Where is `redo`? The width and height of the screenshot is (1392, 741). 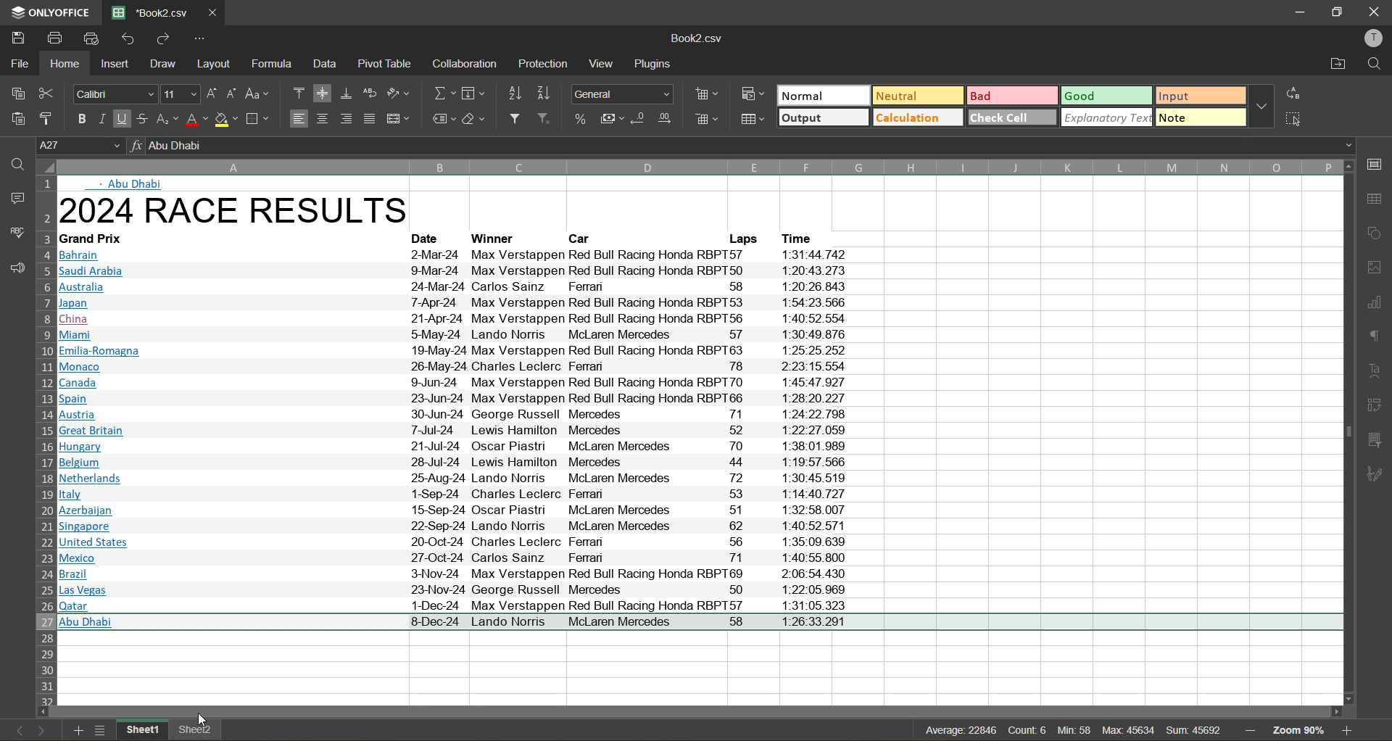
redo is located at coordinates (161, 38).